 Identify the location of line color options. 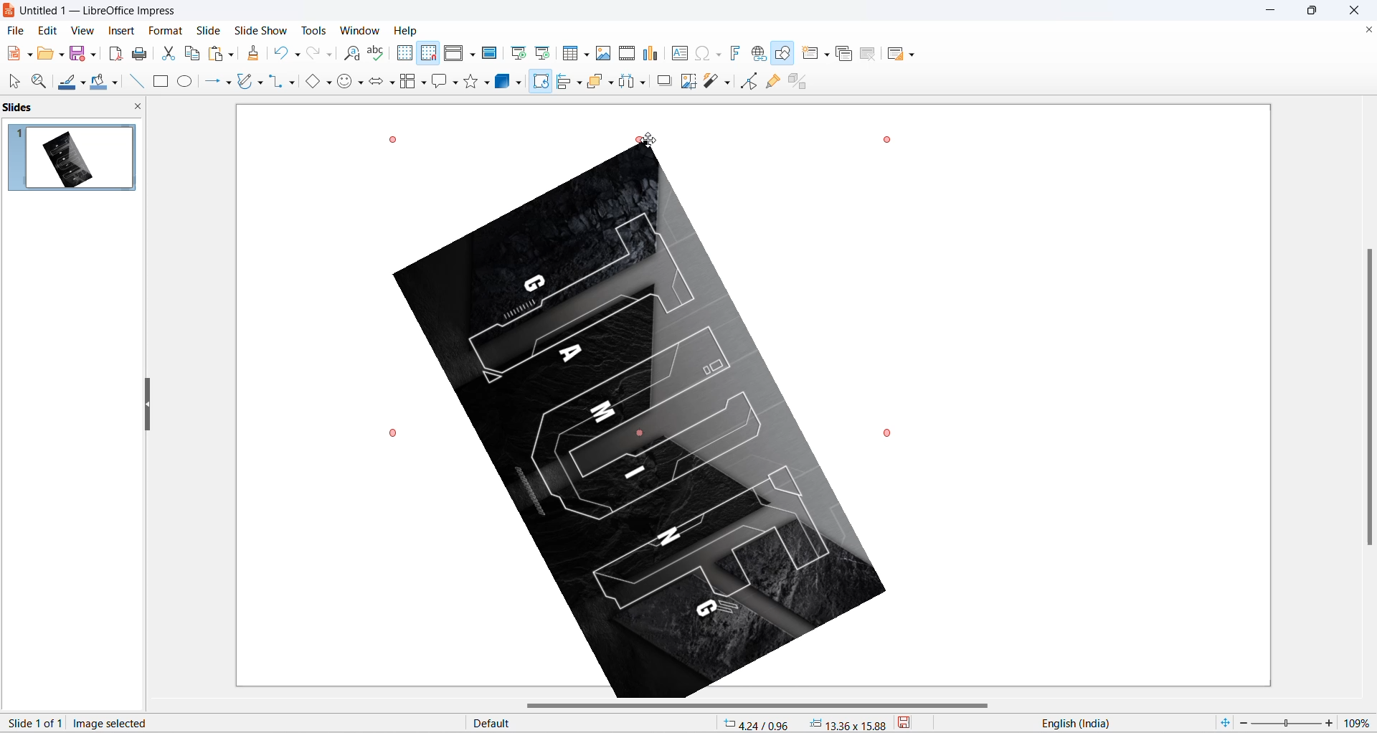
(83, 86).